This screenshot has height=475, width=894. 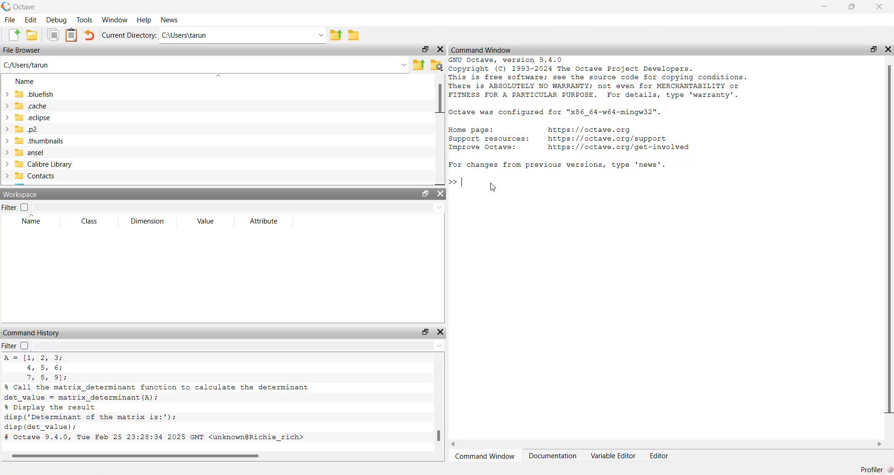 I want to click on ansel, so click(x=26, y=153).